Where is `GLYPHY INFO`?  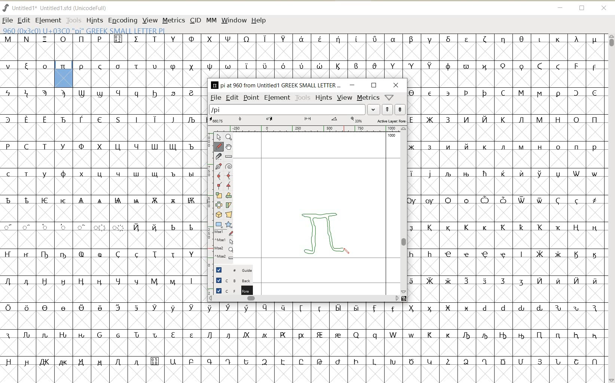 GLYPHY INFO is located at coordinates (84, 30).